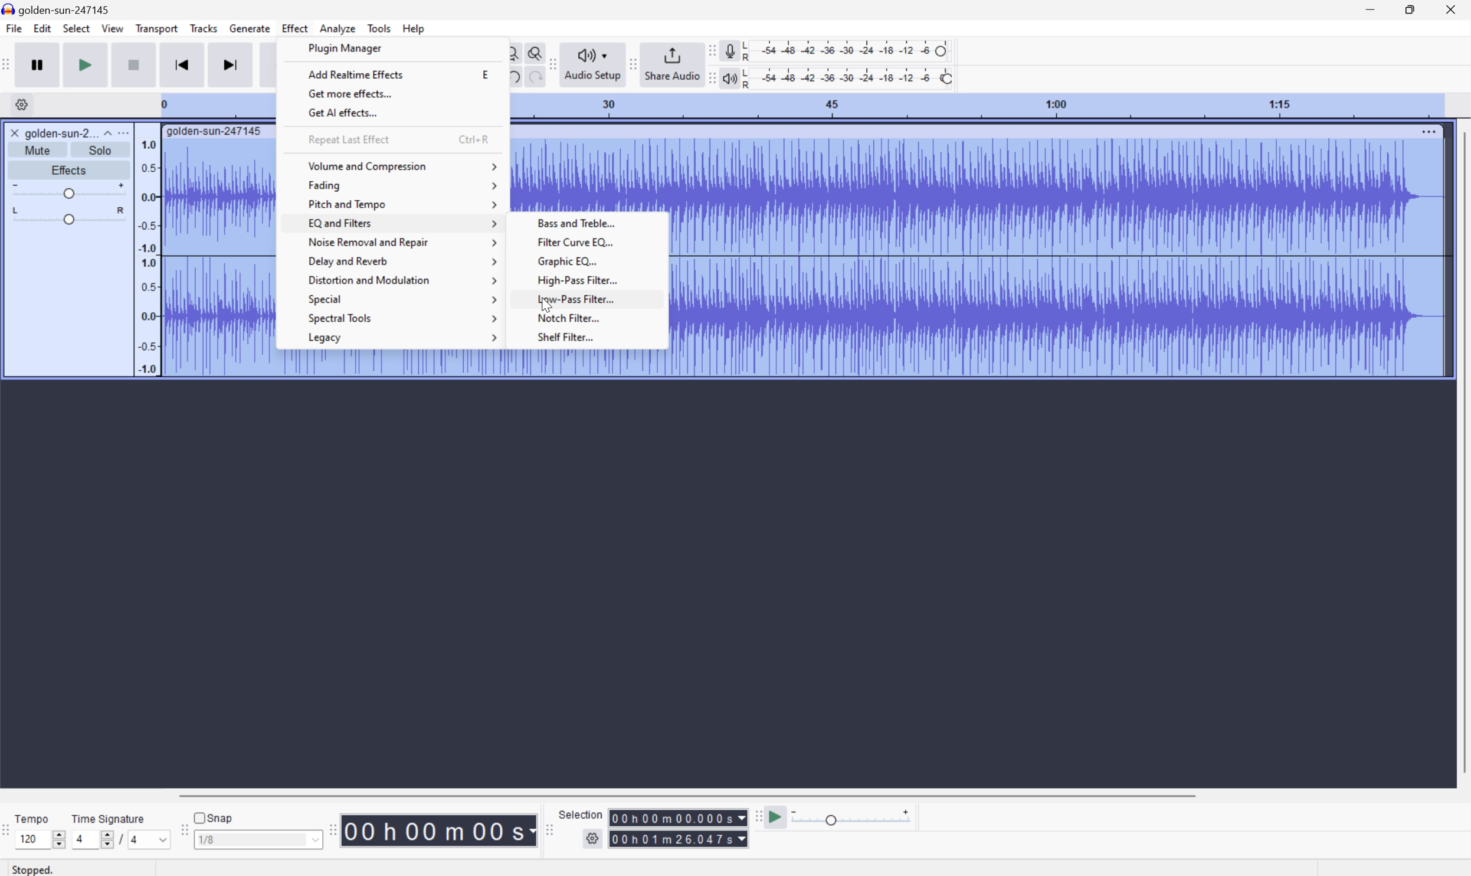 This screenshot has width=1471, height=876. I want to click on Skip to start, so click(182, 64).